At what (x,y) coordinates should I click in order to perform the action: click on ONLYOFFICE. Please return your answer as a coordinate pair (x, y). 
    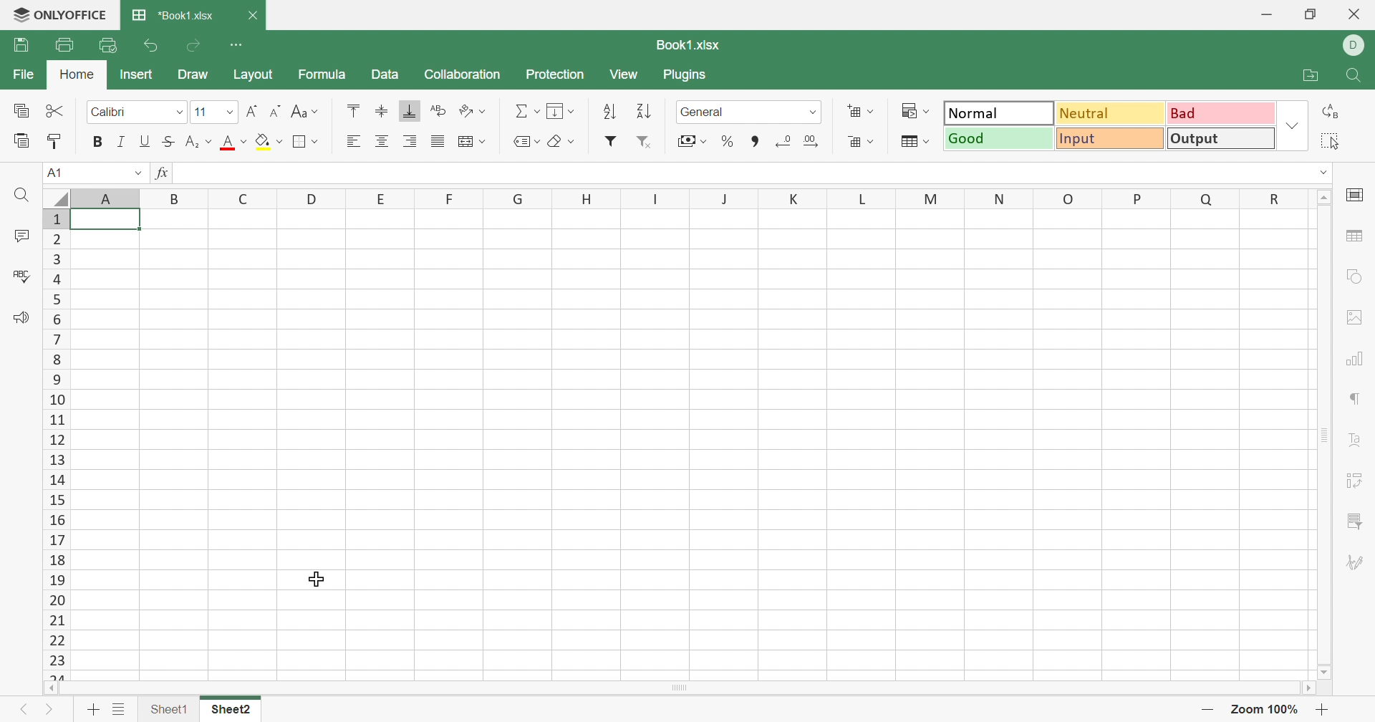
    Looking at the image, I should click on (61, 15).